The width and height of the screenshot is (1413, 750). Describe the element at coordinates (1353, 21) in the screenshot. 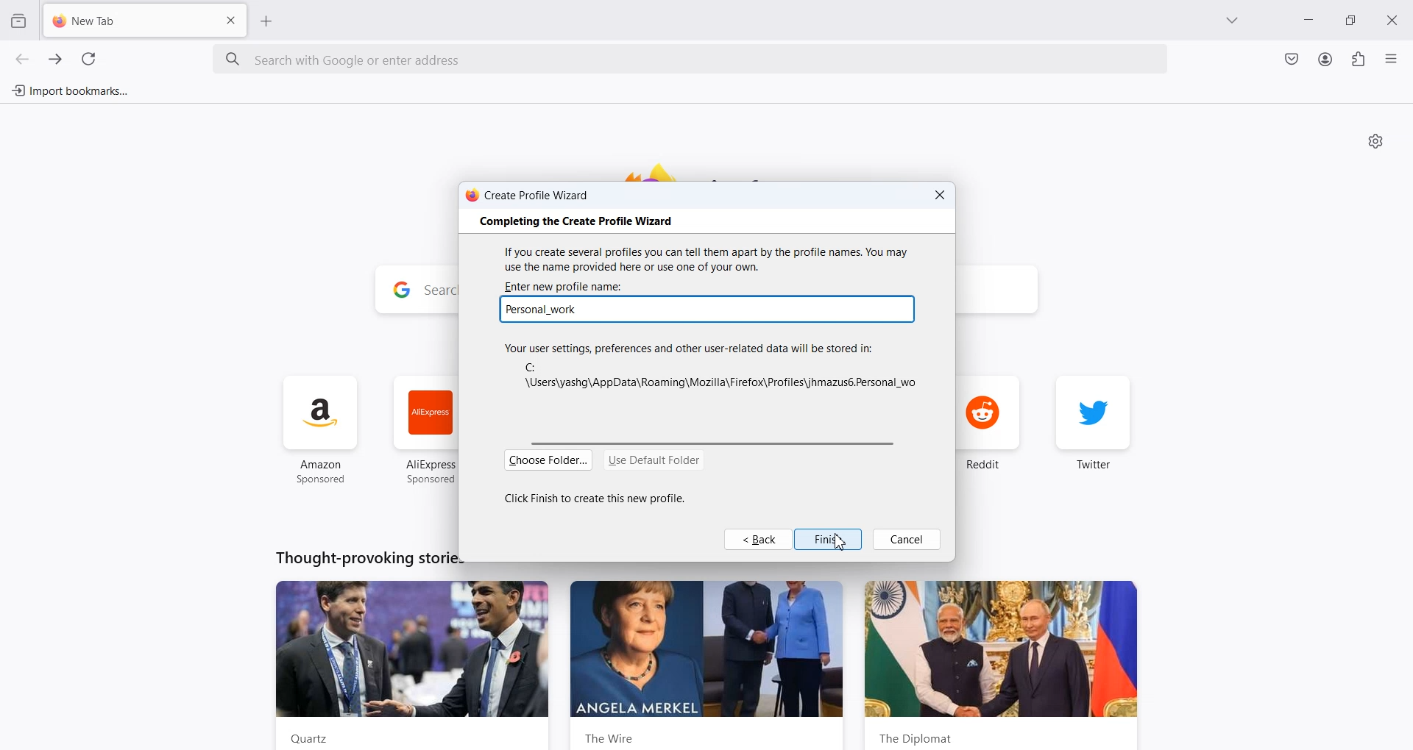

I see `Maximize` at that location.